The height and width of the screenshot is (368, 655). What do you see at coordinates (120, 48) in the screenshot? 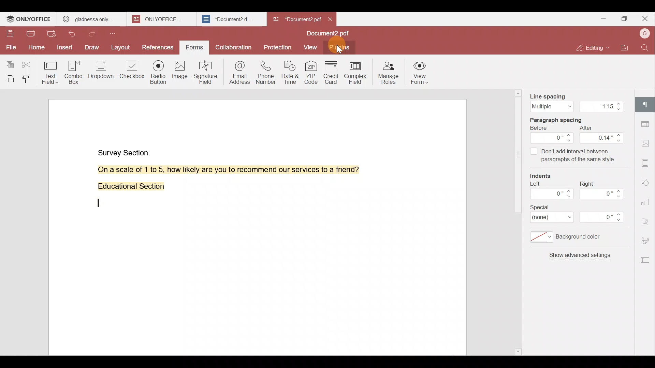
I see `Layout` at bounding box center [120, 48].